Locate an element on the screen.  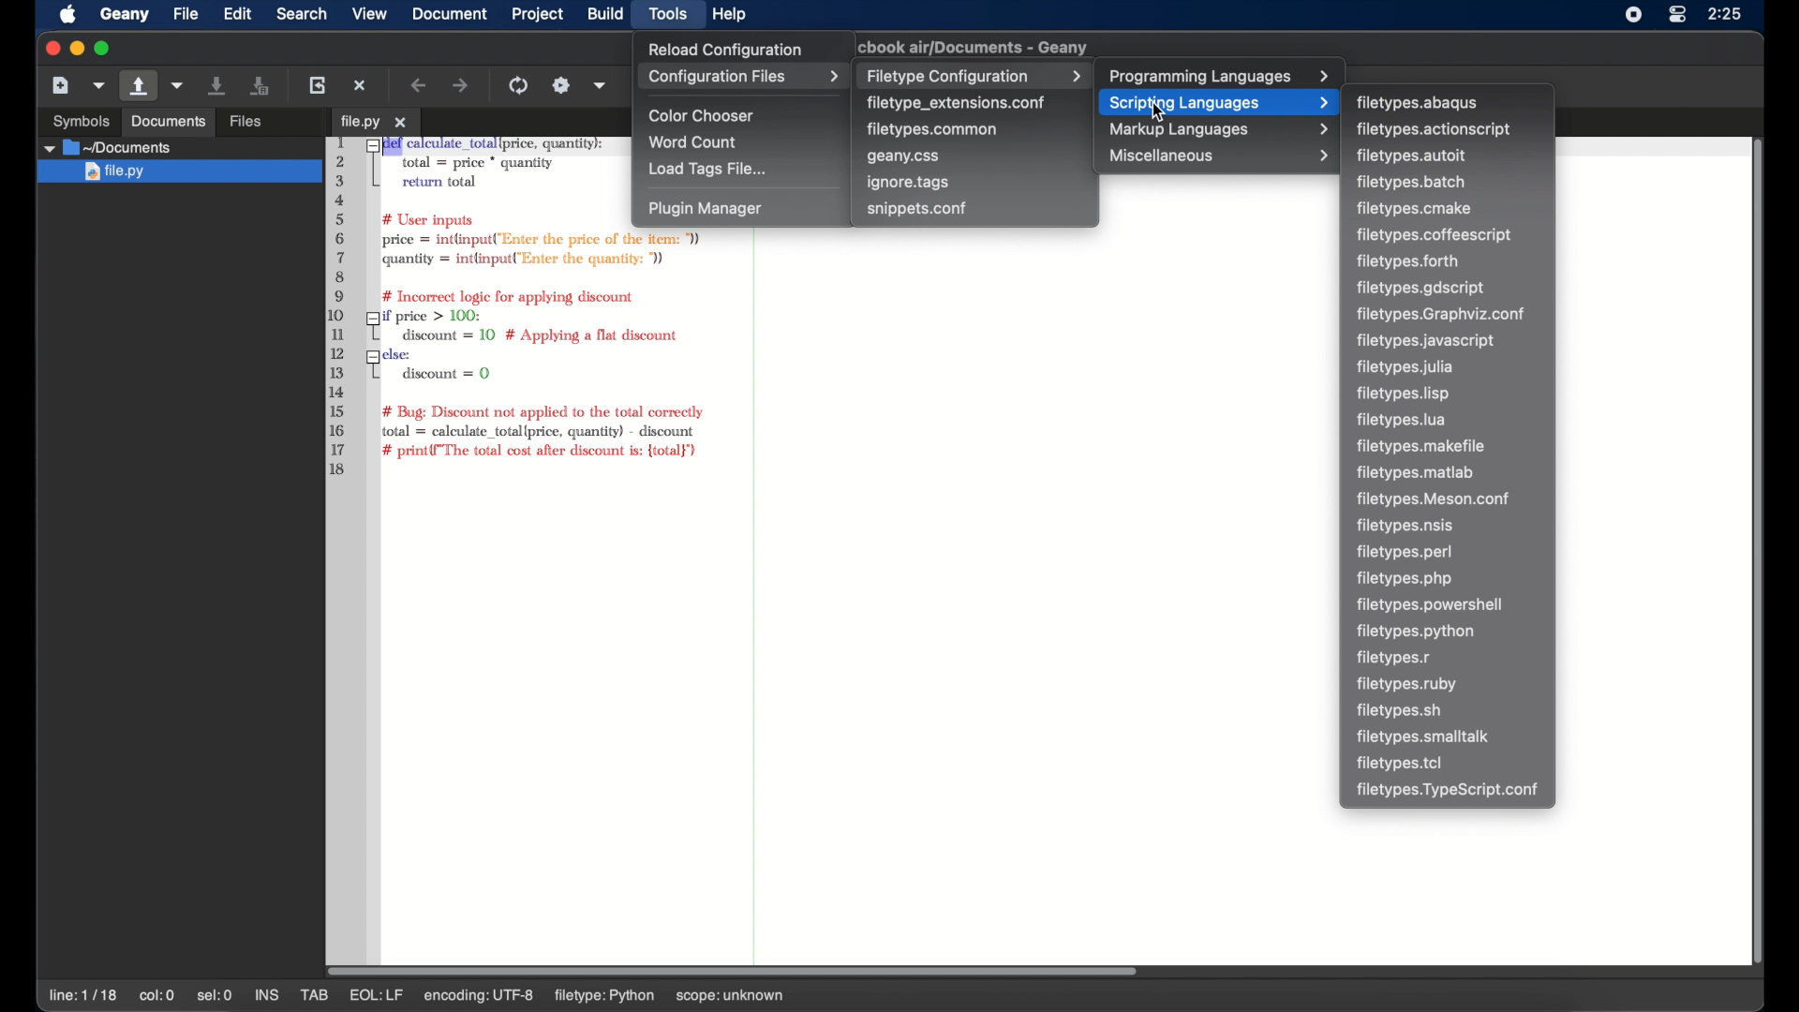
file.py highlighted is located at coordinates (176, 172).